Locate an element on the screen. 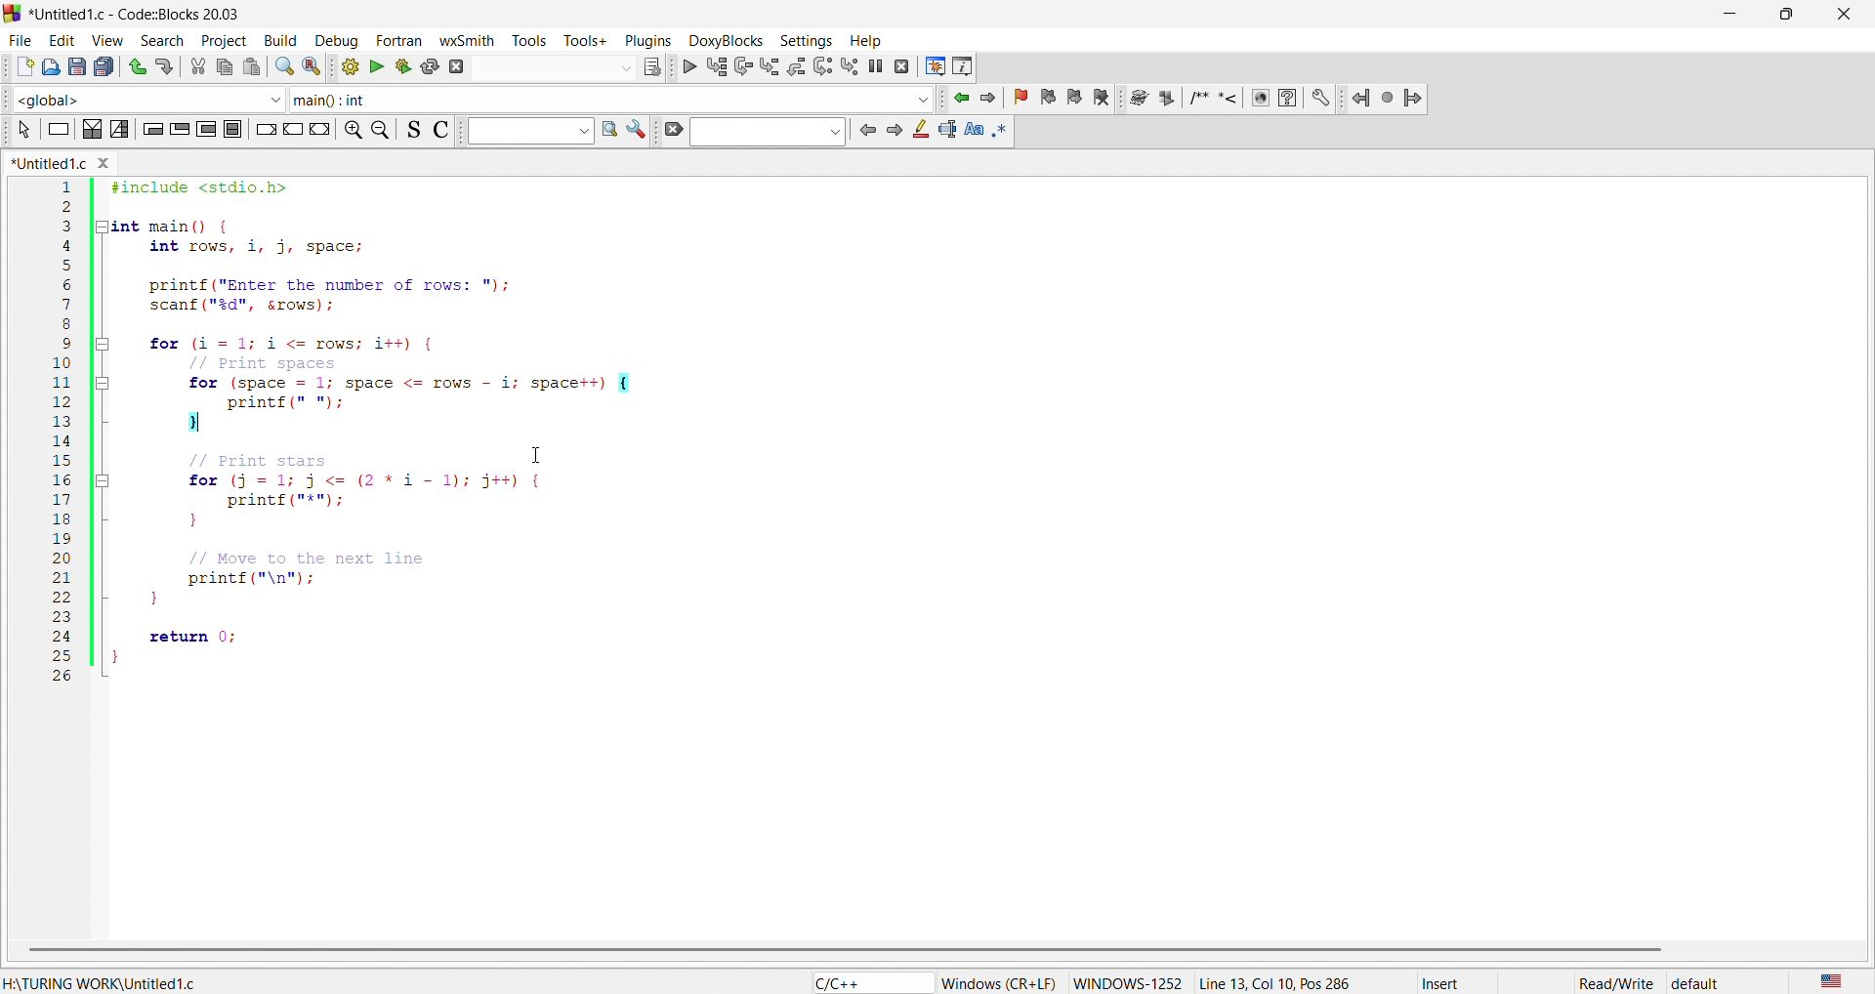 This screenshot has width=1875, height=994. plugins is located at coordinates (645, 41).